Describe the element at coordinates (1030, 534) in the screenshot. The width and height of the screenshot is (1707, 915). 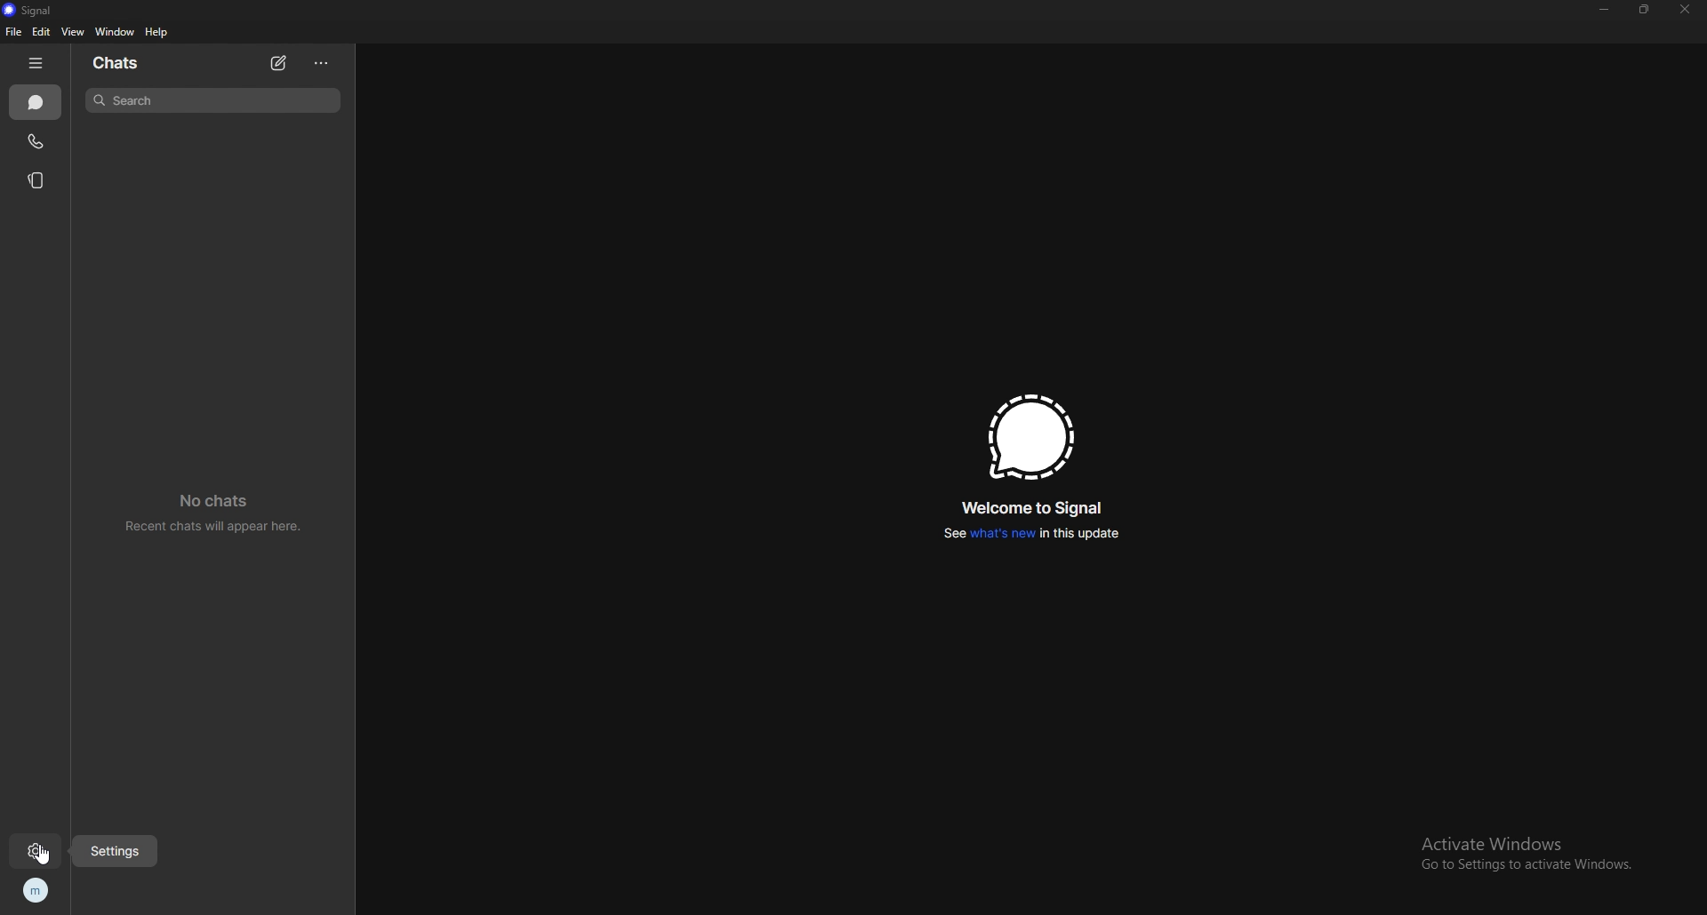
I see `see whats new in this update` at that location.